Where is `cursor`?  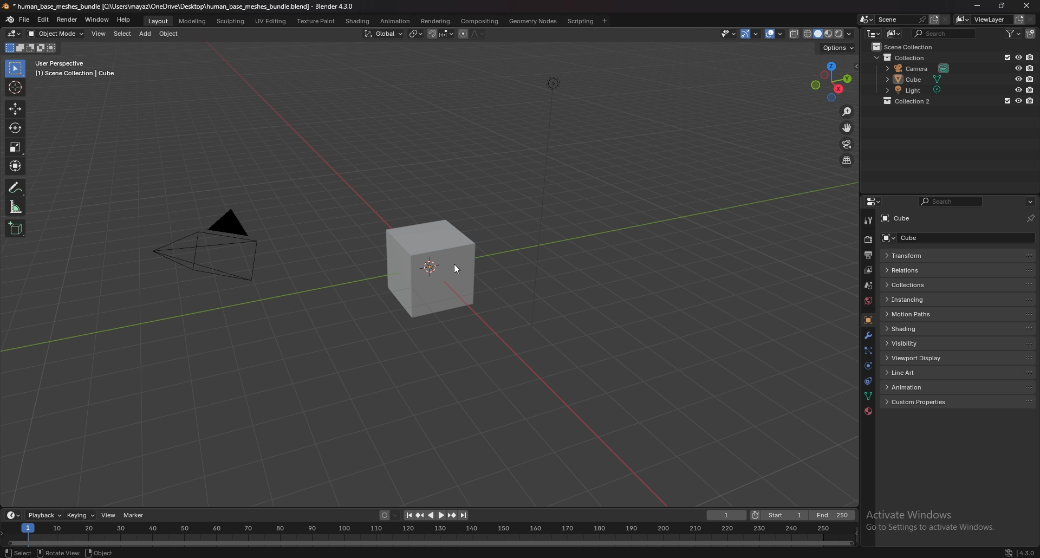 cursor is located at coordinates (456, 268).